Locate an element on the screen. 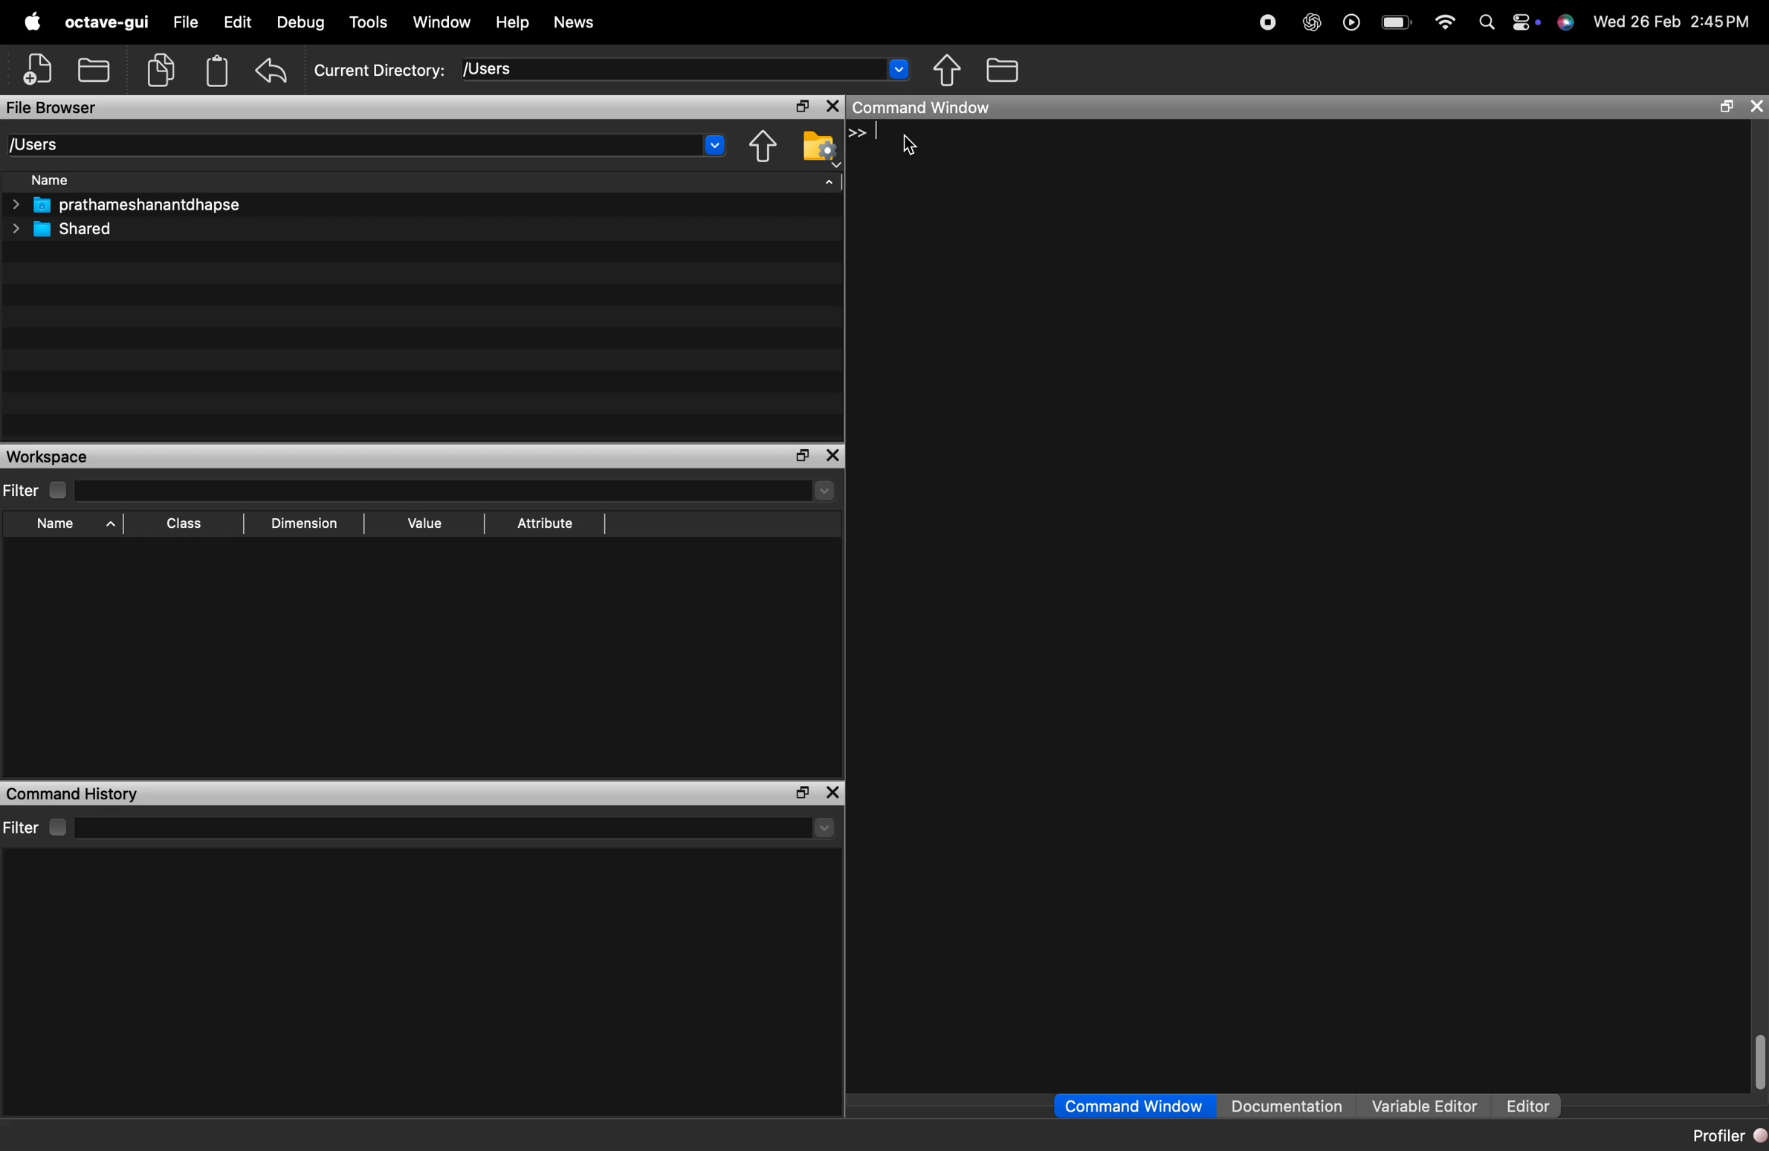 The image size is (1769, 1151). Command Window is located at coordinates (1115, 1103).